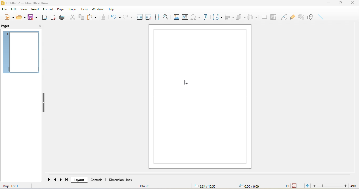  What do you see at coordinates (176, 17) in the screenshot?
I see `image` at bounding box center [176, 17].